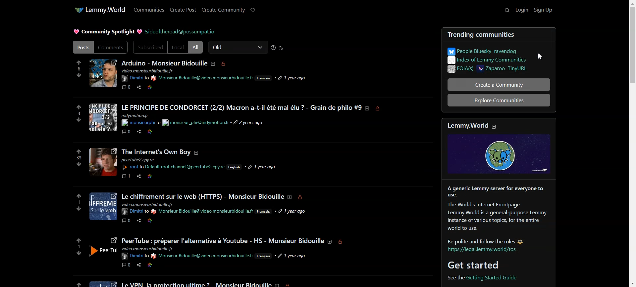 This screenshot has width=636, height=287. Describe the element at coordinates (303, 198) in the screenshot. I see `locked` at that location.